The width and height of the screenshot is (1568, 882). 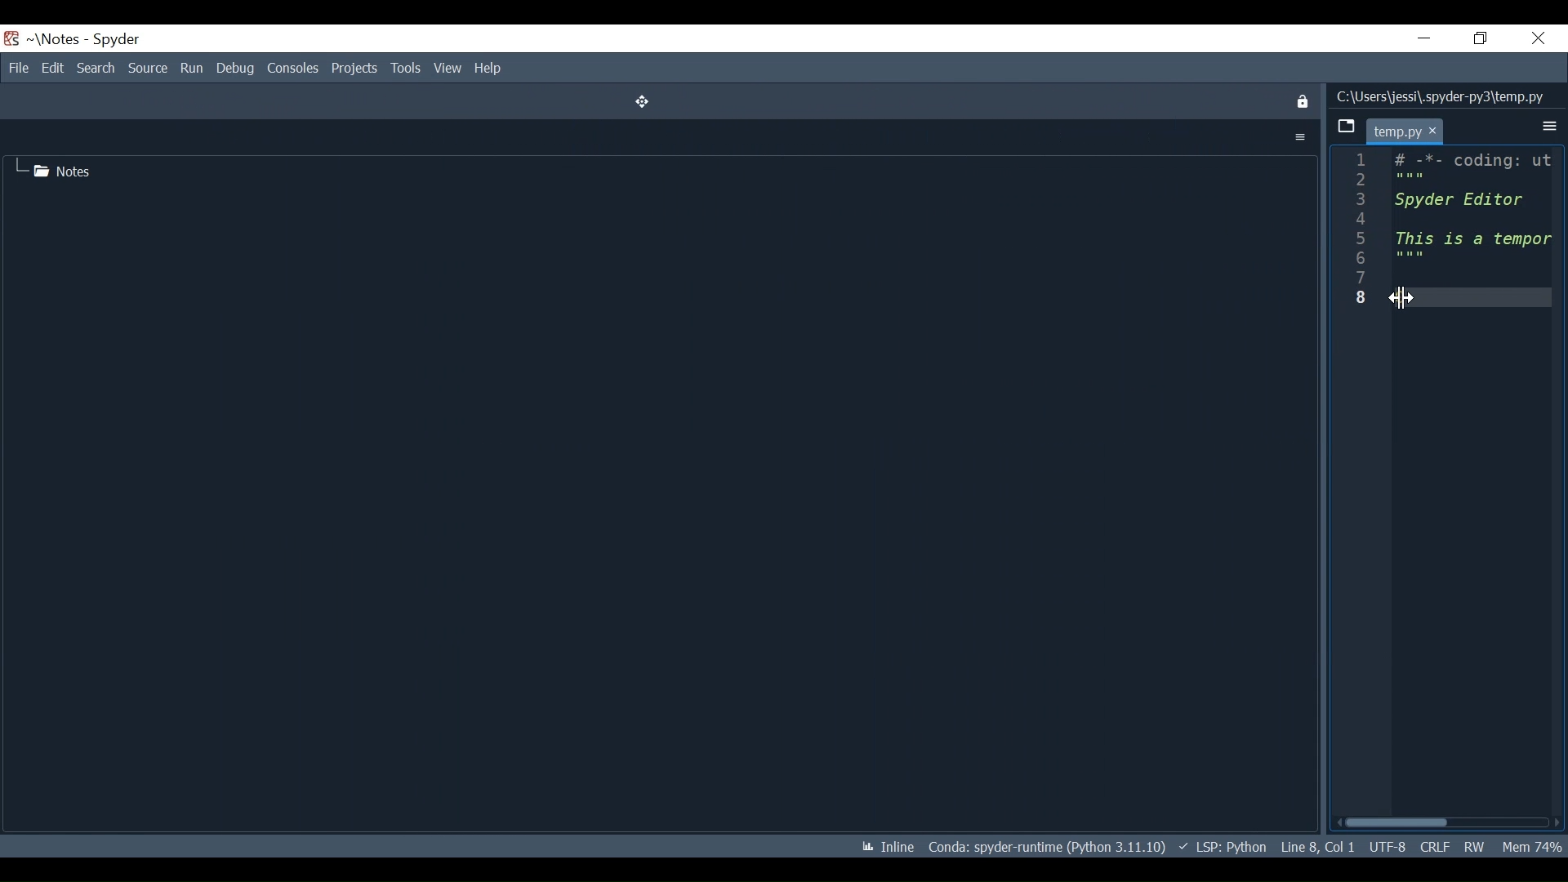 I want to click on Spyder Icon, so click(x=11, y=39).